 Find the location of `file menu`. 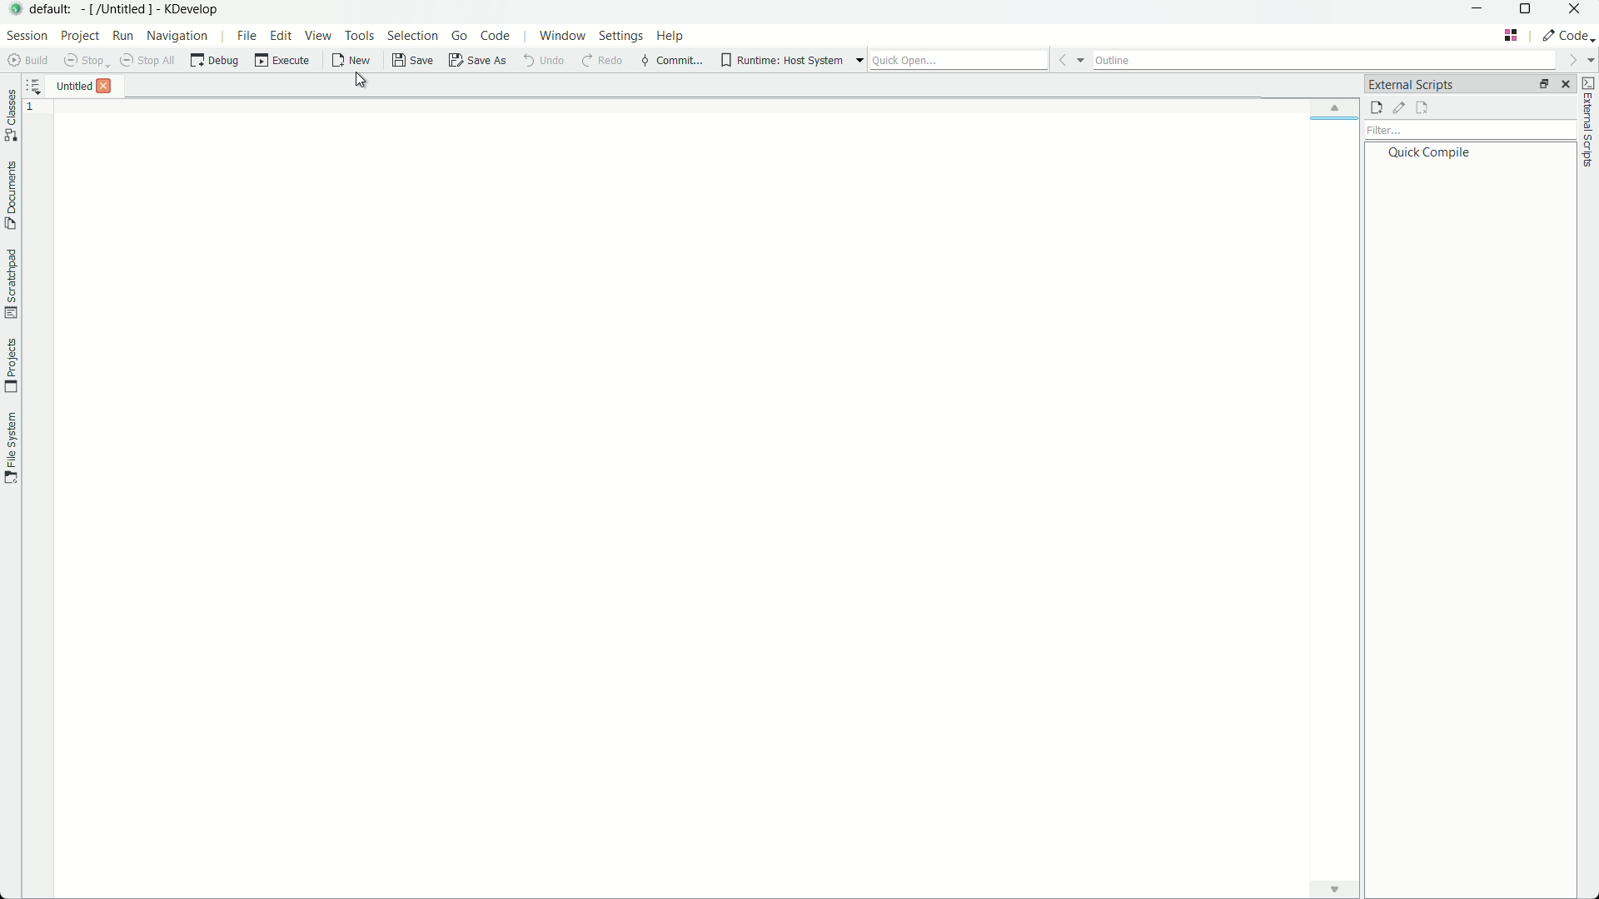

file menu is located at coordinates (247, 34).